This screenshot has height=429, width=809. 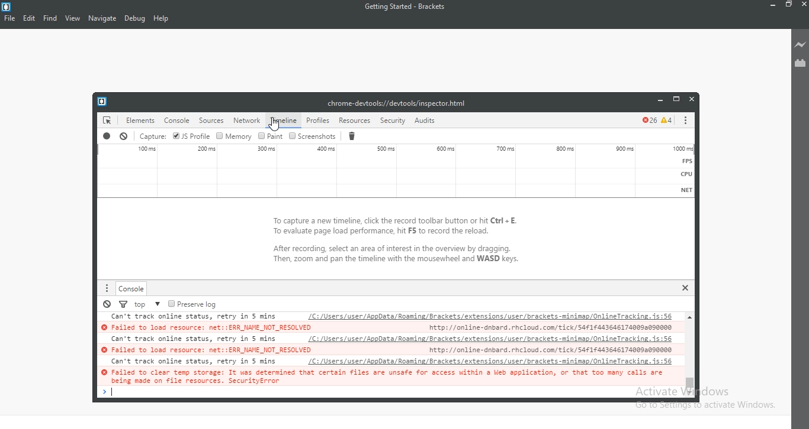 I want to click on Edit, so click(x=30, y=18).